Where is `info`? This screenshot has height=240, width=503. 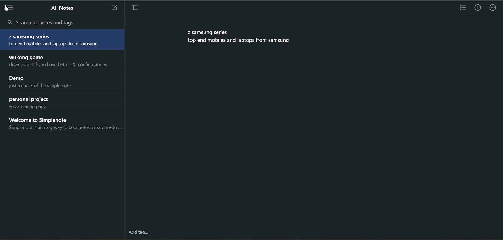 info is located at coordinates (478, 8).